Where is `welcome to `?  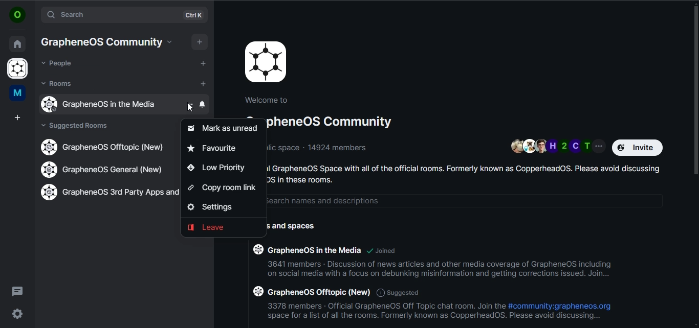
welcome to  is located at coordinates (269, 100).